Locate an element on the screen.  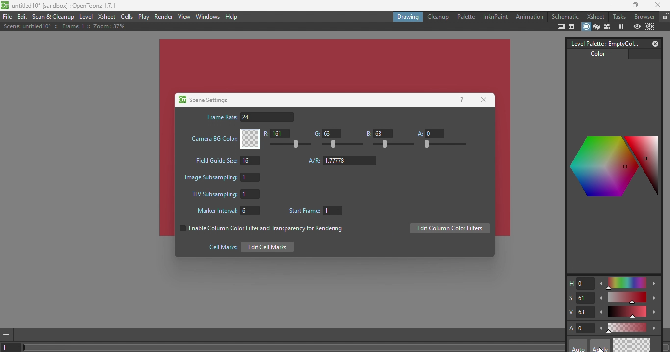
R is located at coordinates (279, 134).